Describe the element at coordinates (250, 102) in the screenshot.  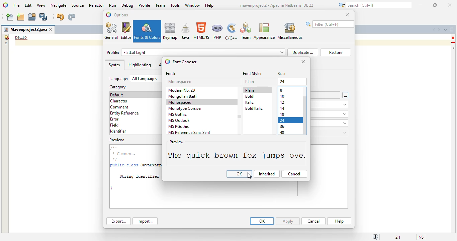
I see `italic` at that location.